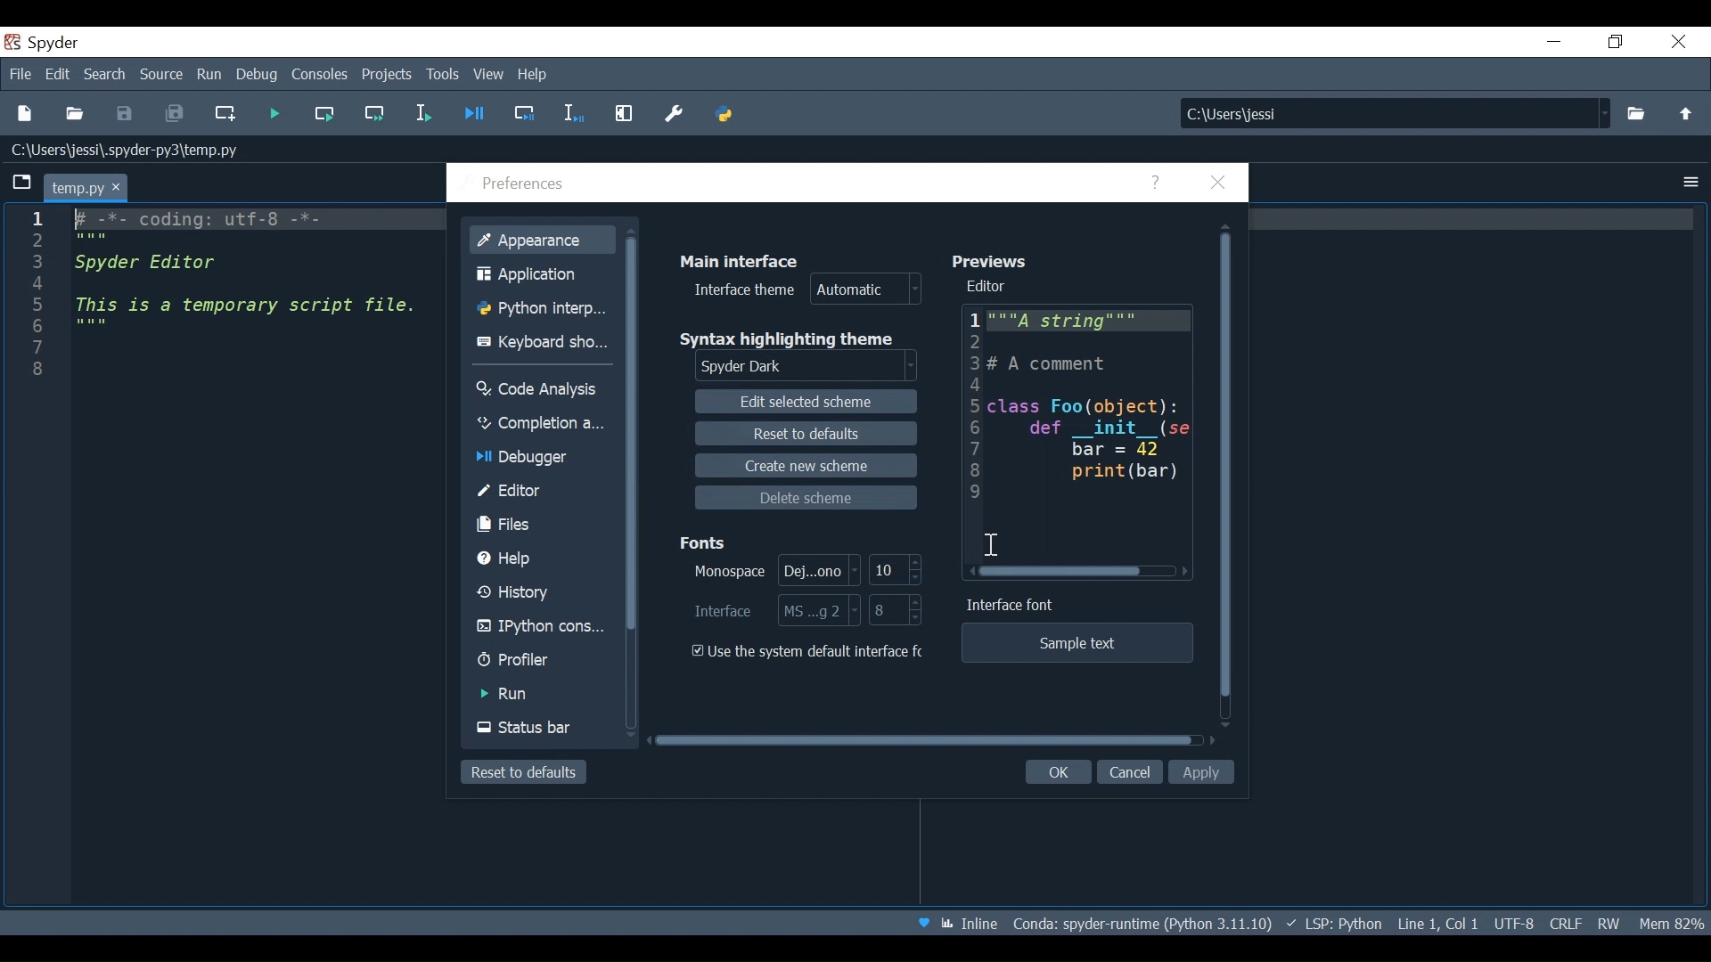 Image resolution: width=1711 pixels, height=962 pixels. Describe the element at coordinates (42, 44) in the screenshot. I see `Spyder Desktop Icon` at that location.